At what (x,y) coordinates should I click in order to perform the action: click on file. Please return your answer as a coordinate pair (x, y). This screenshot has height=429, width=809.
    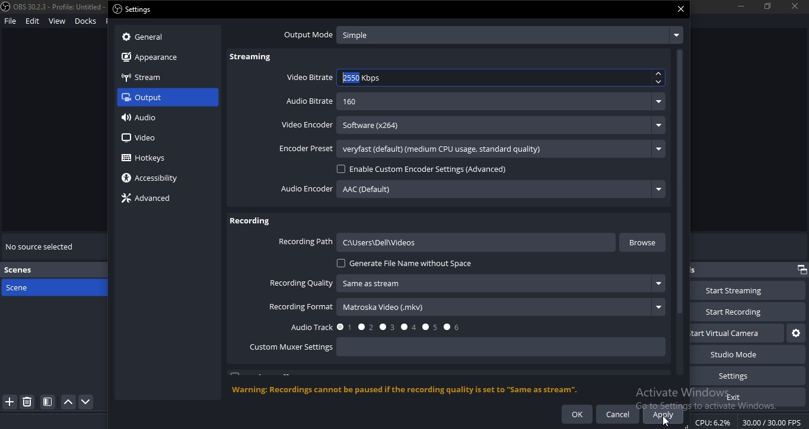
    Looking at the image, I should click on (10, 22).